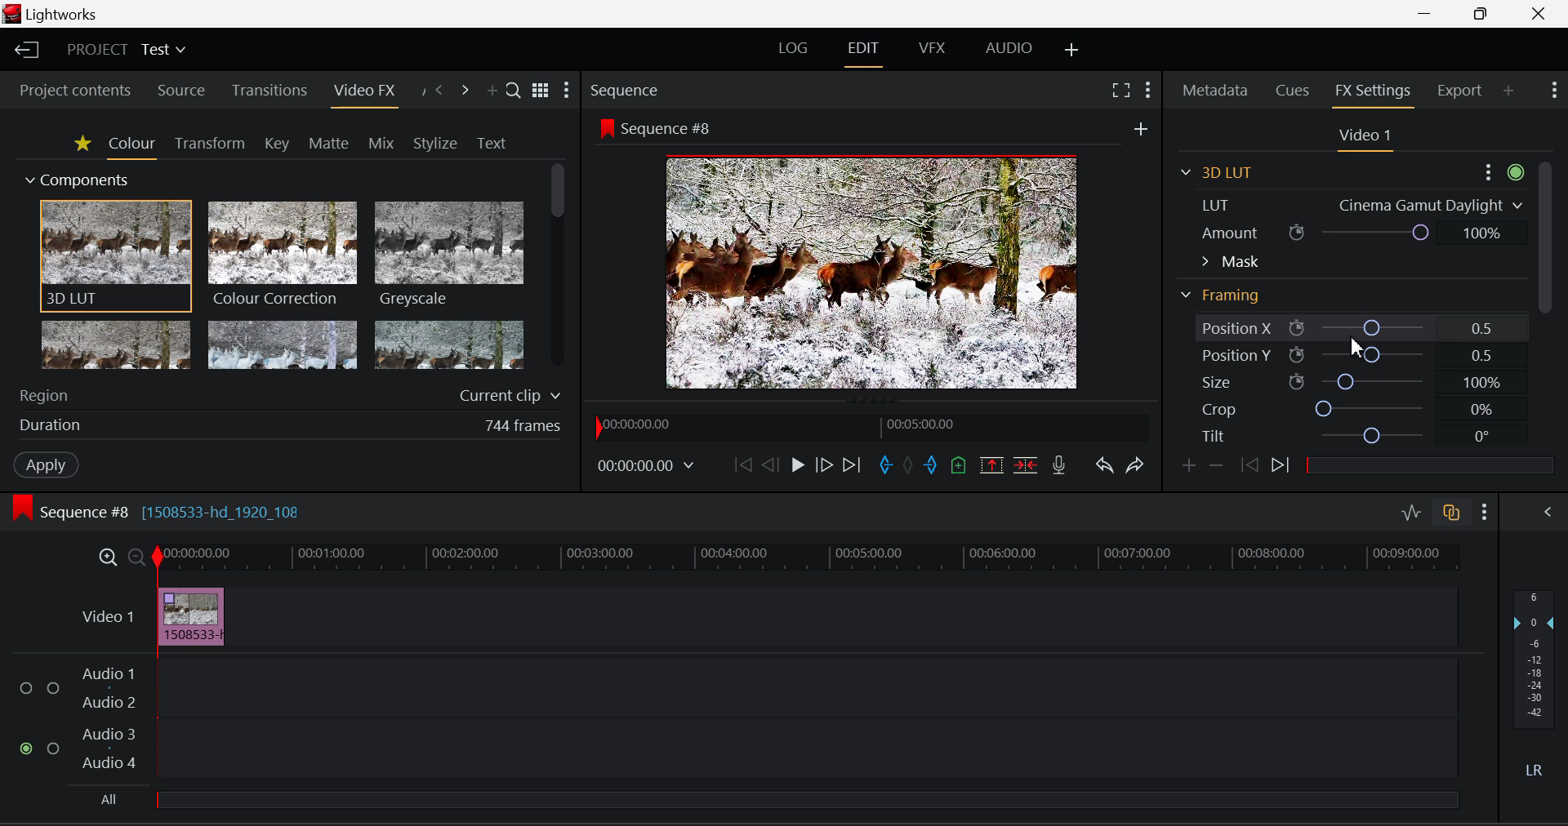  I want to click on Favorites, so click(82, 145).